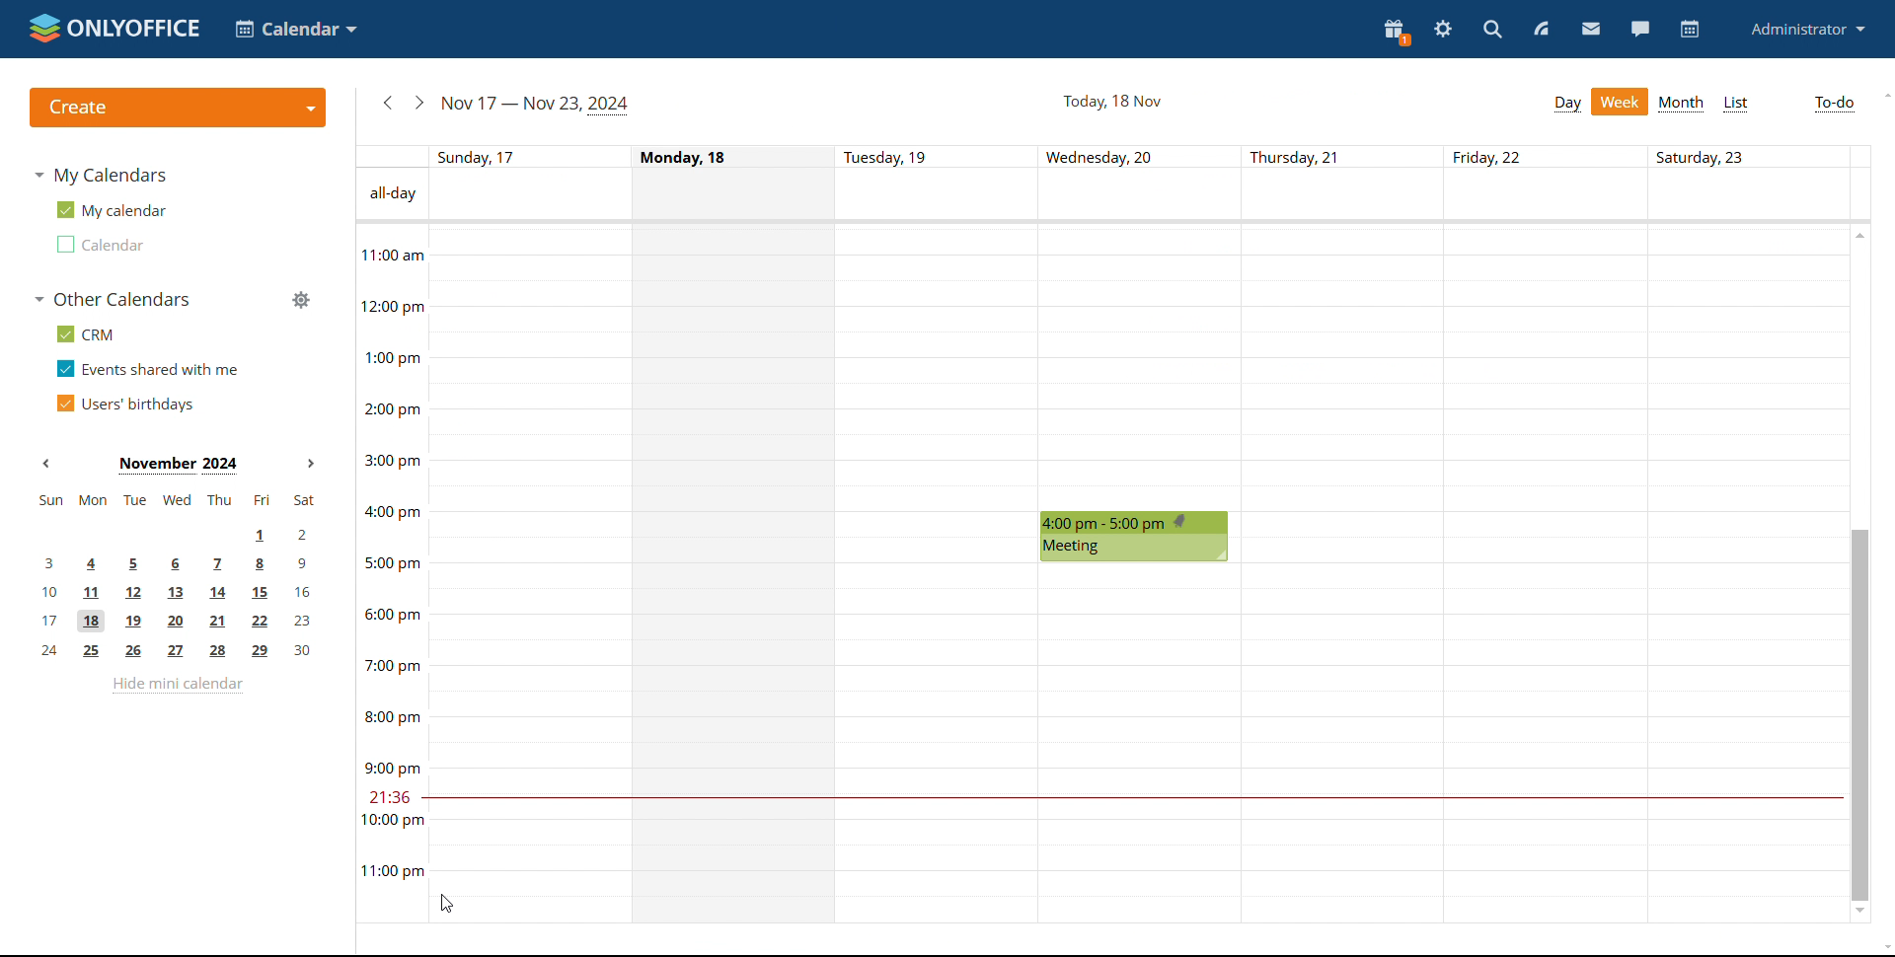 The height and width of the screenshot is (957, 1895). Describe the element at coordinates (1566, 105) in the screenshot. I see `day view` at that location.